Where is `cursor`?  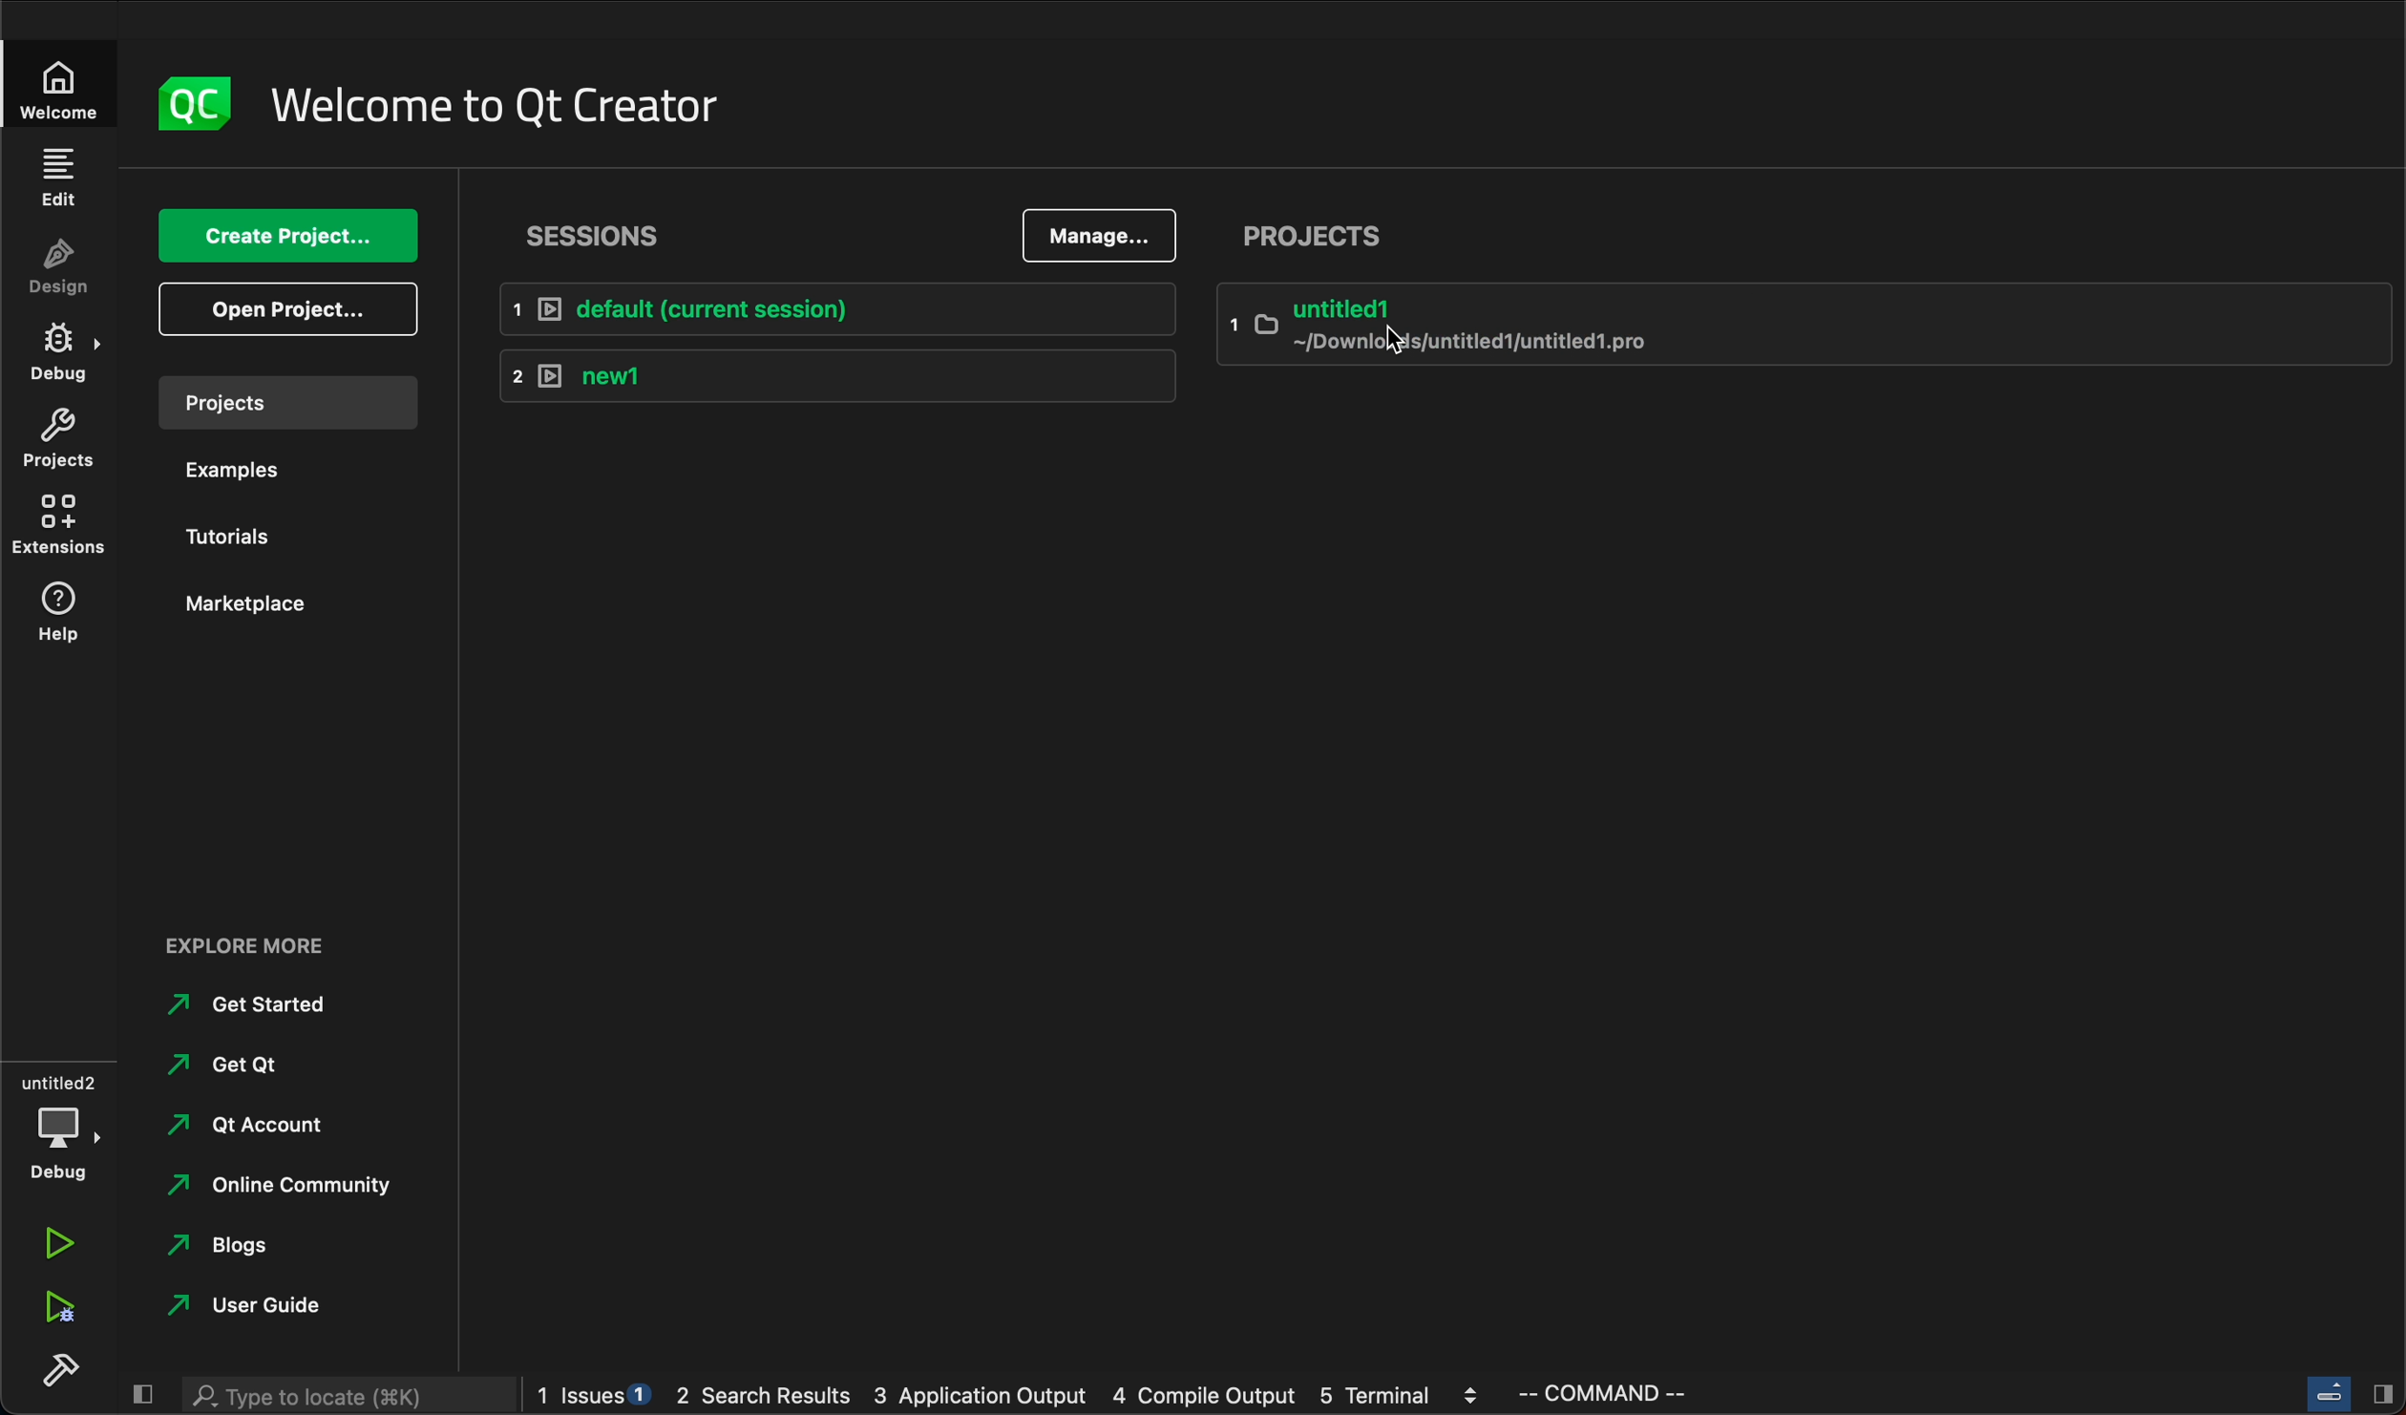 cursor is located at coordinates (1403, 334).